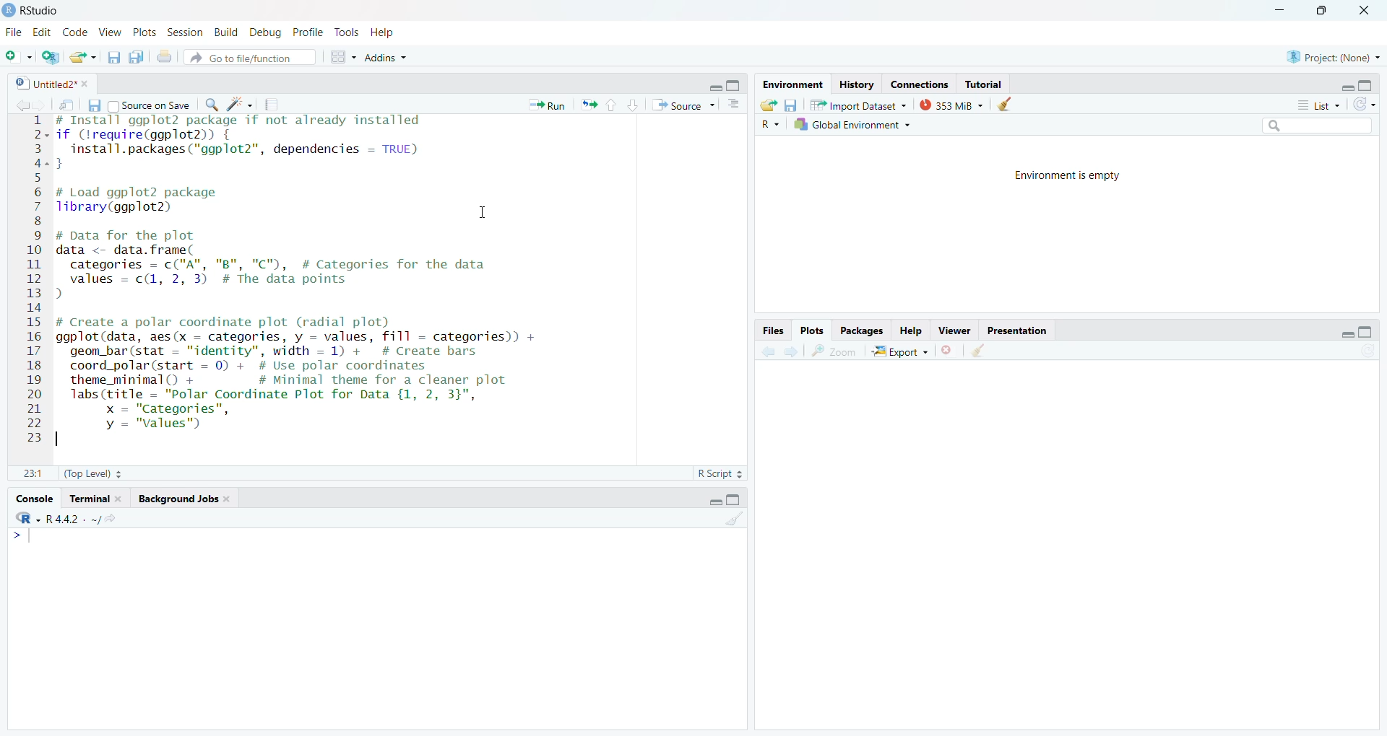  What do you see at coordinates (769, 125) in the screenshot?
I see `R~` at bounding box center [769, 125].